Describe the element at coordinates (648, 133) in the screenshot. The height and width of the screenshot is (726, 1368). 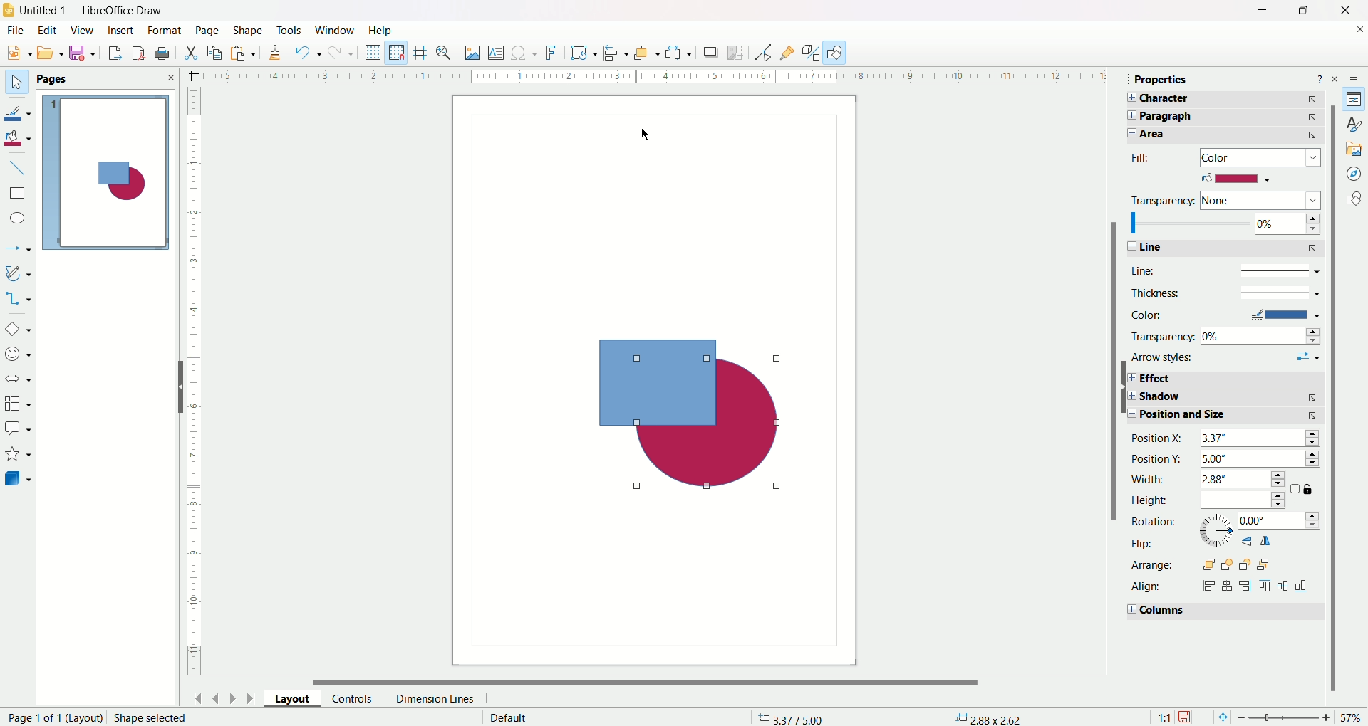
I see `Cursor` at that location.